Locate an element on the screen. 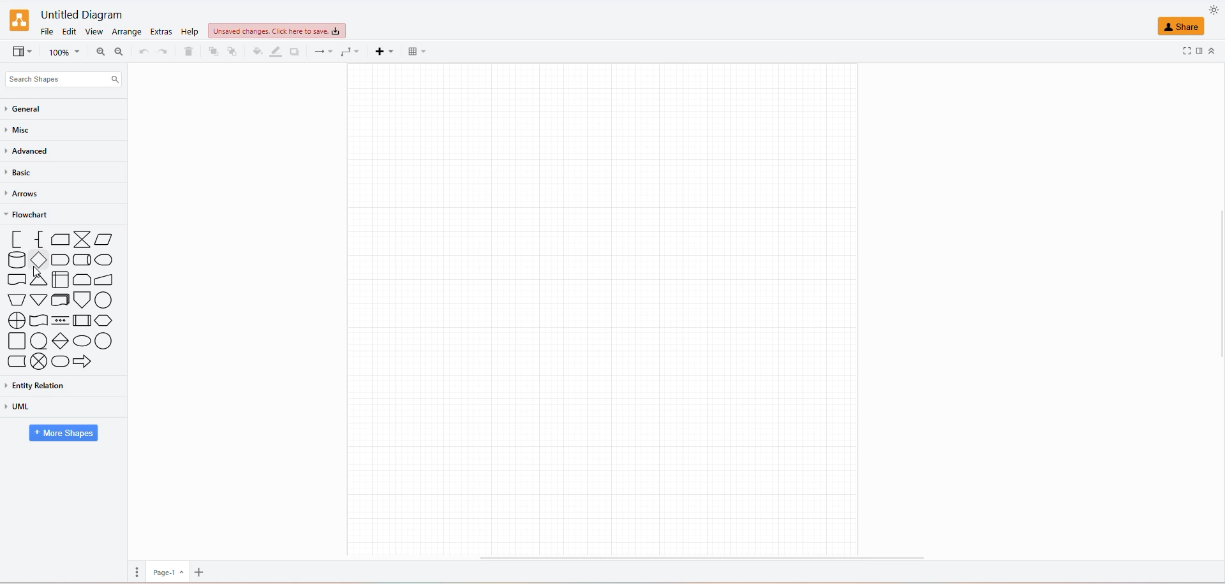  LOGO is located at coordinates (19, 18).